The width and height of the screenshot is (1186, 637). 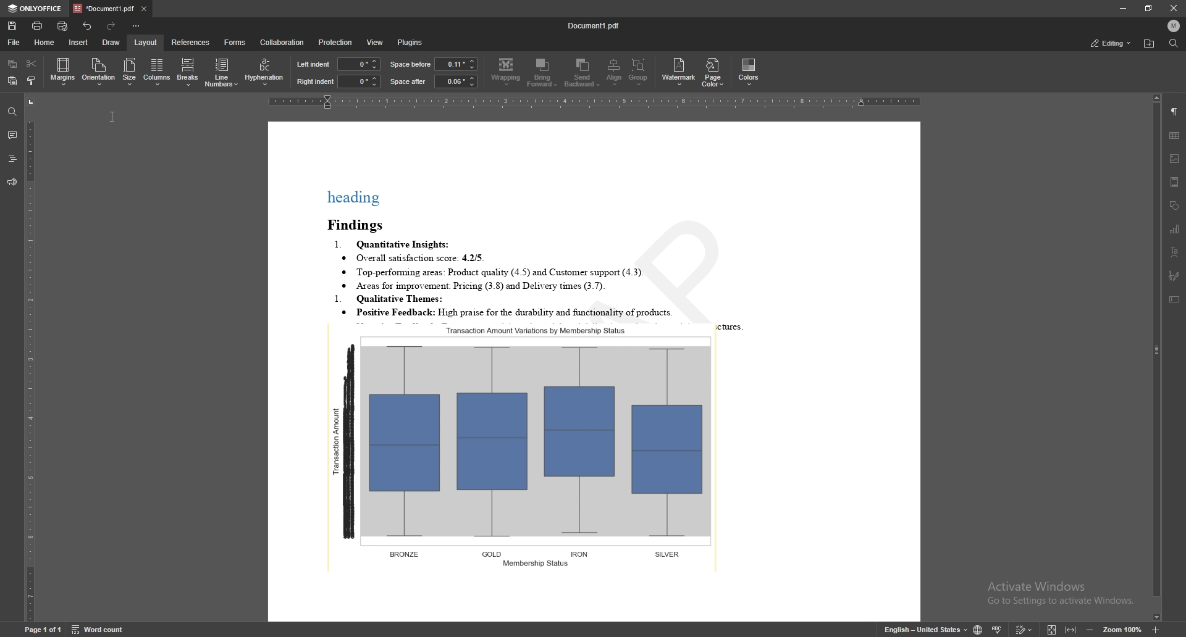 What do you see at coordinates (358, 63) in the screenshot?
I see `input left indent` at bounding box center [358, 63].